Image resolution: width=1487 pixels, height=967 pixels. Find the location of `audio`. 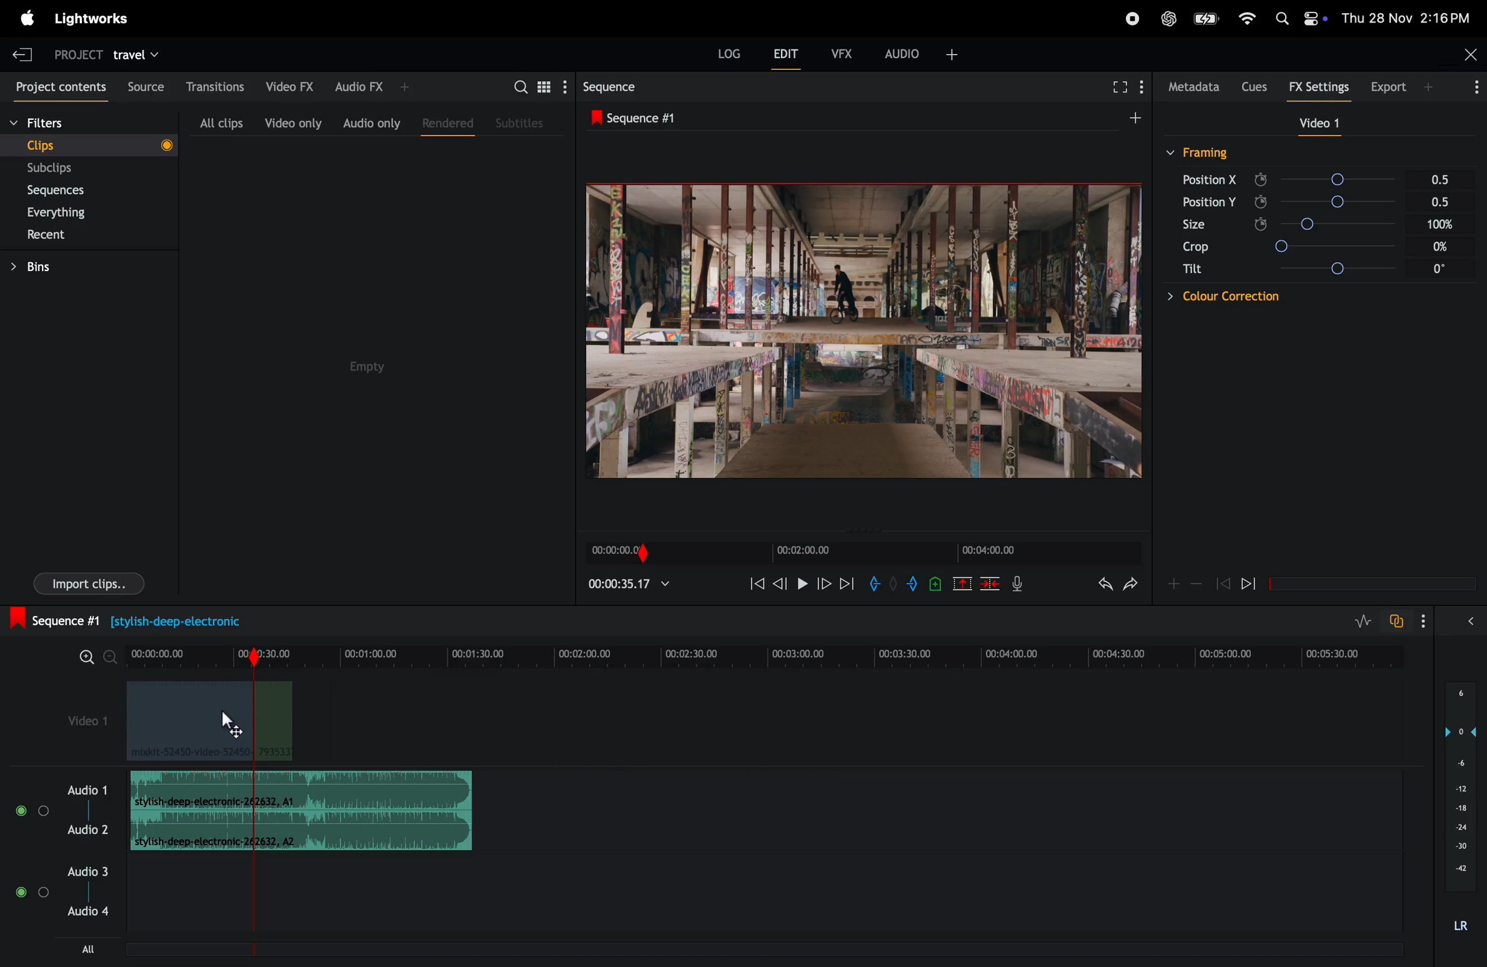

audio is located at coordinates (922, 52).